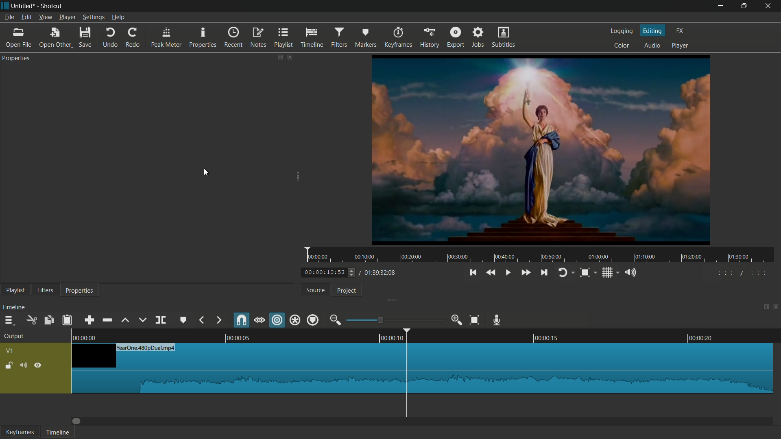  I want to click on playlist, so click(284, 37).